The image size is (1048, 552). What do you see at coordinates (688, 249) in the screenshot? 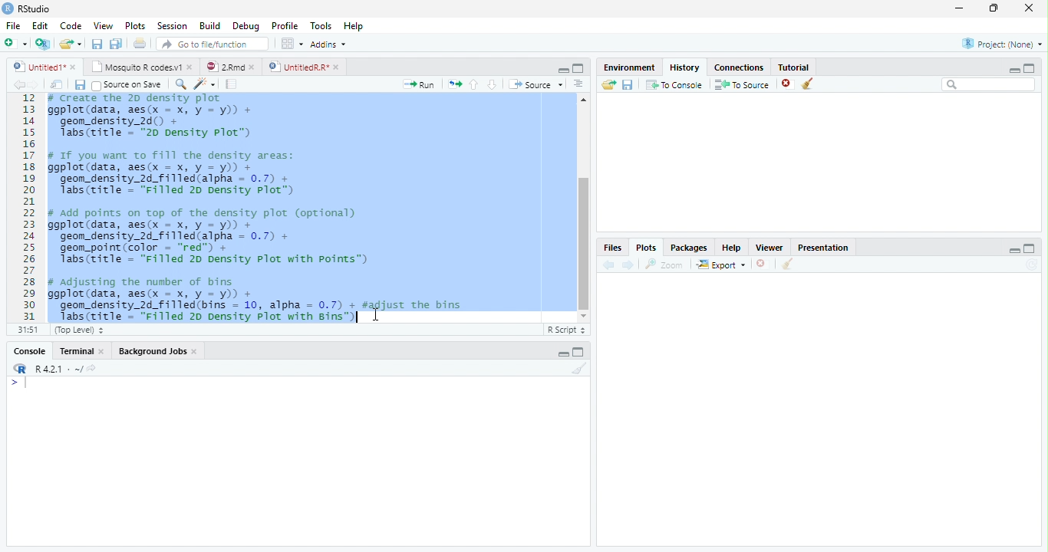
I see `Packages` at bounding box center [688, 249].